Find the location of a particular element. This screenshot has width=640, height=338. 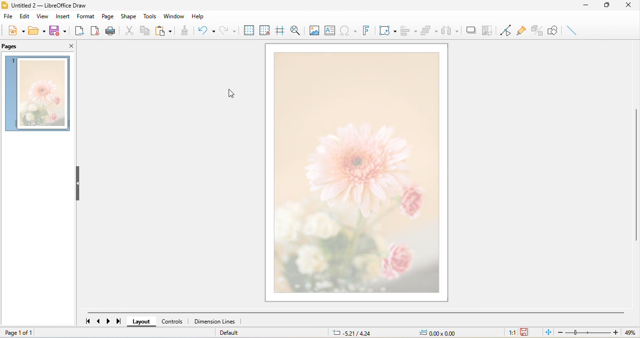

show draw function is located at coordinates (553, 30).